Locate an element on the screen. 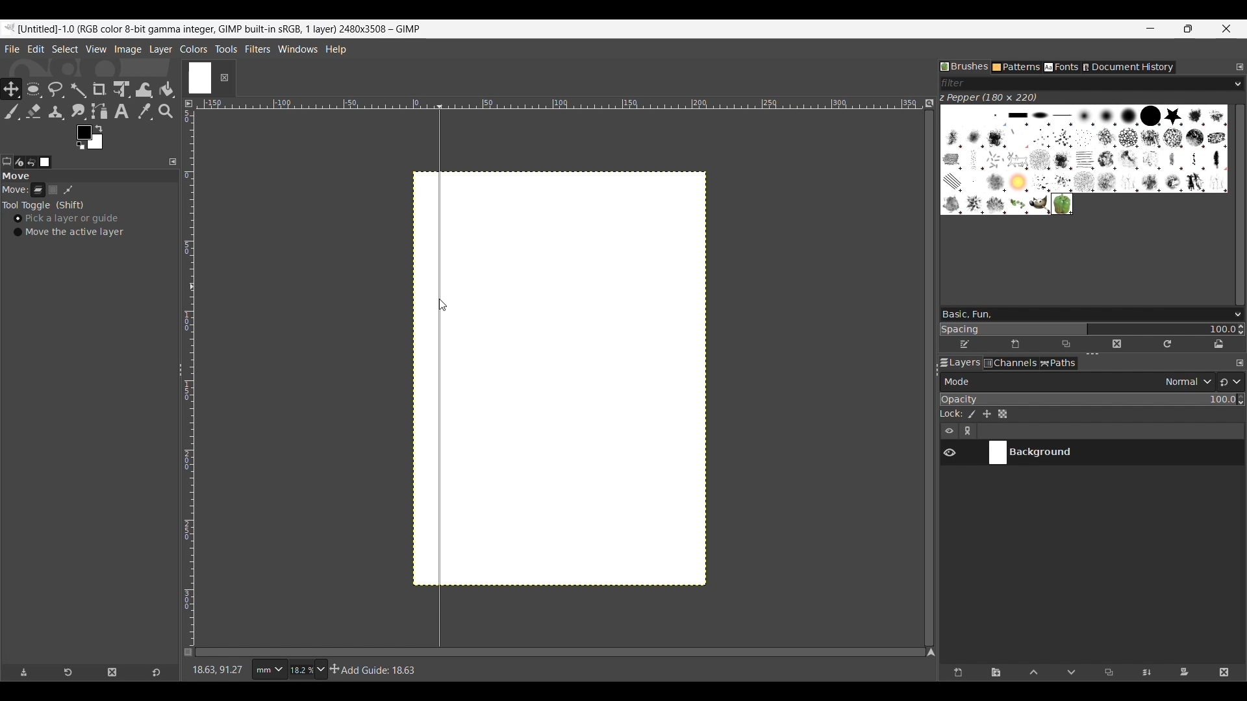  Description of current selection is located at coordinates (376, 670).